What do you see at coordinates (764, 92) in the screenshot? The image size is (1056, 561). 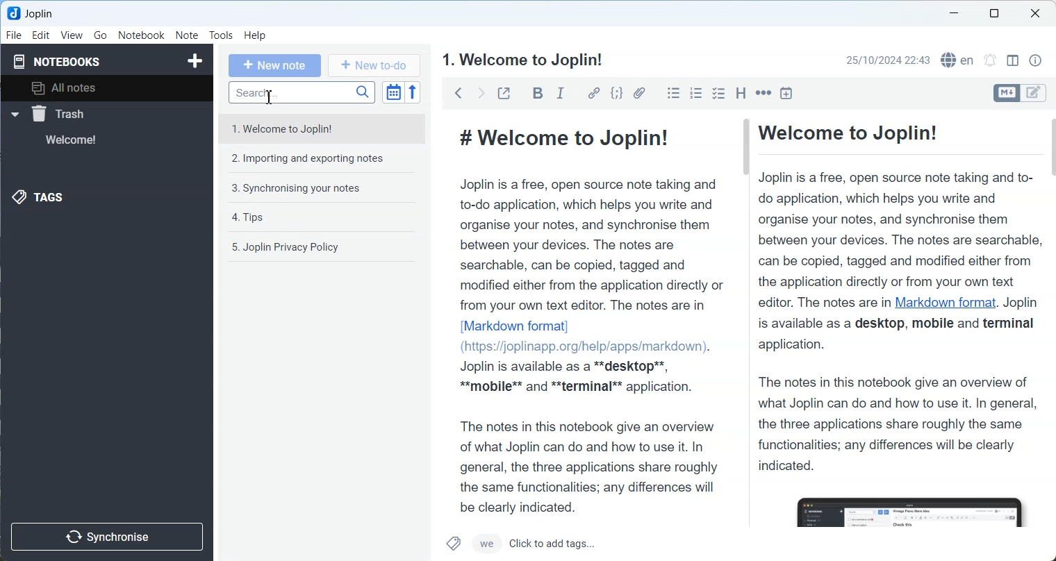 I see `Horizontal Rule` at bounding box center [764, 92].